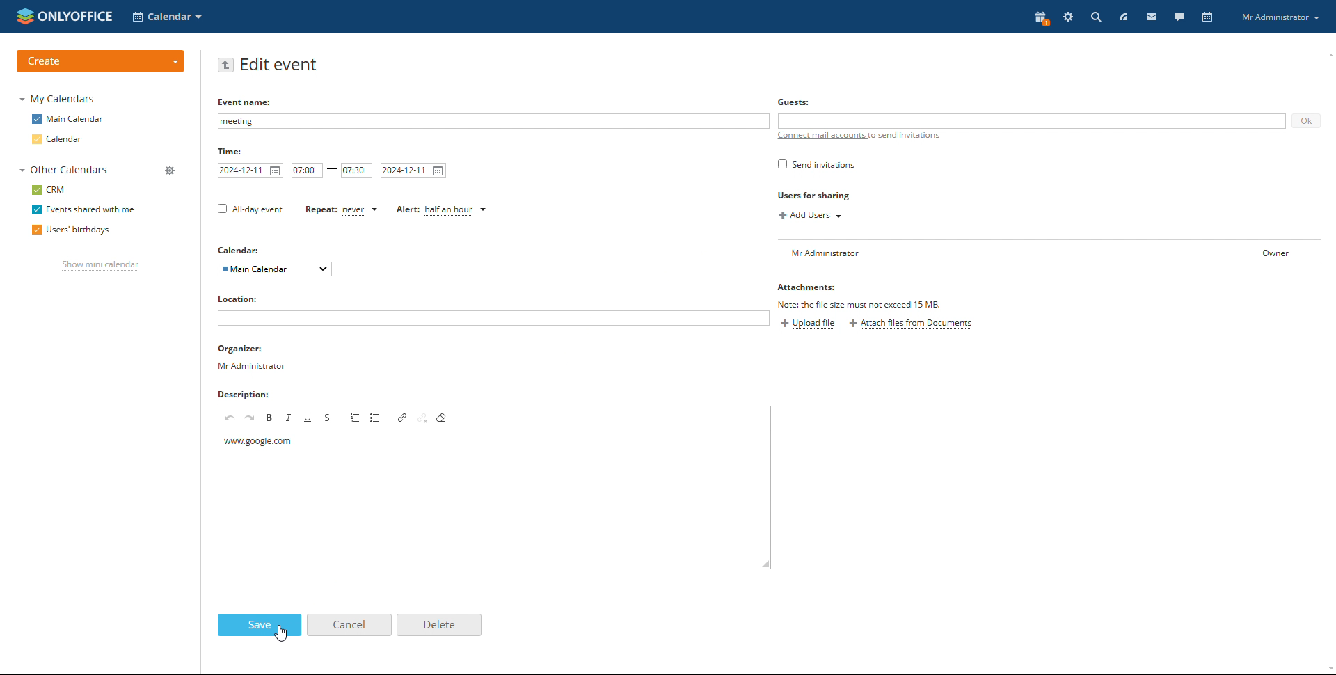  What do you see at coordinates (1209, 17) in the screenshot?
I see `calendar` at bounding box center [1209, 17].